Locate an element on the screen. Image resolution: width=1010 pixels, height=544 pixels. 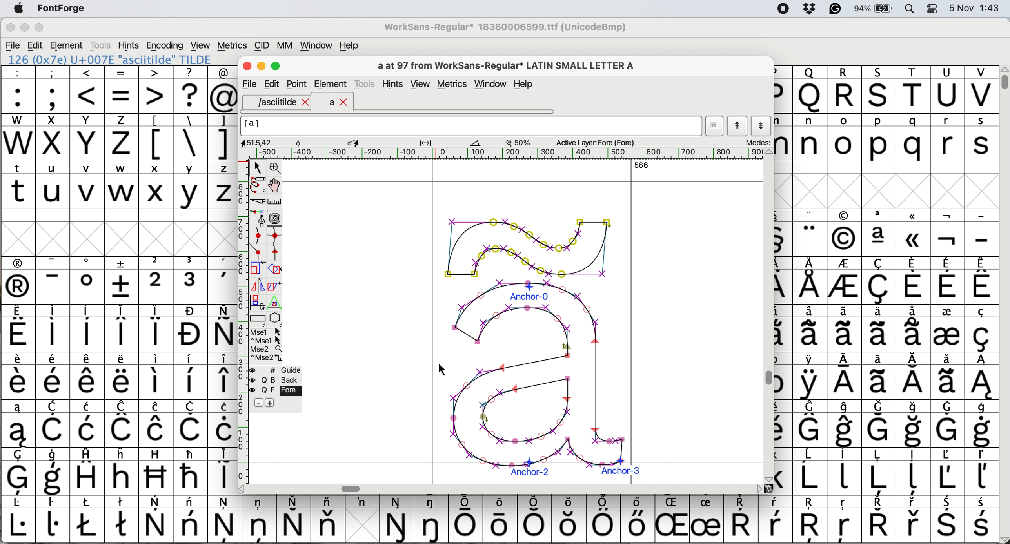
symbol is located at coordinates (845, 470).